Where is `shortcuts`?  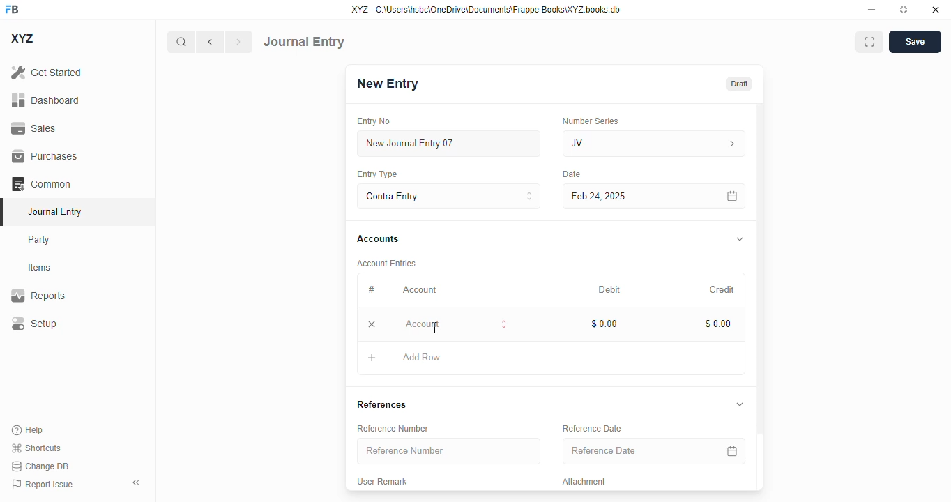 shortcuts is located at coordinates (36, 448).